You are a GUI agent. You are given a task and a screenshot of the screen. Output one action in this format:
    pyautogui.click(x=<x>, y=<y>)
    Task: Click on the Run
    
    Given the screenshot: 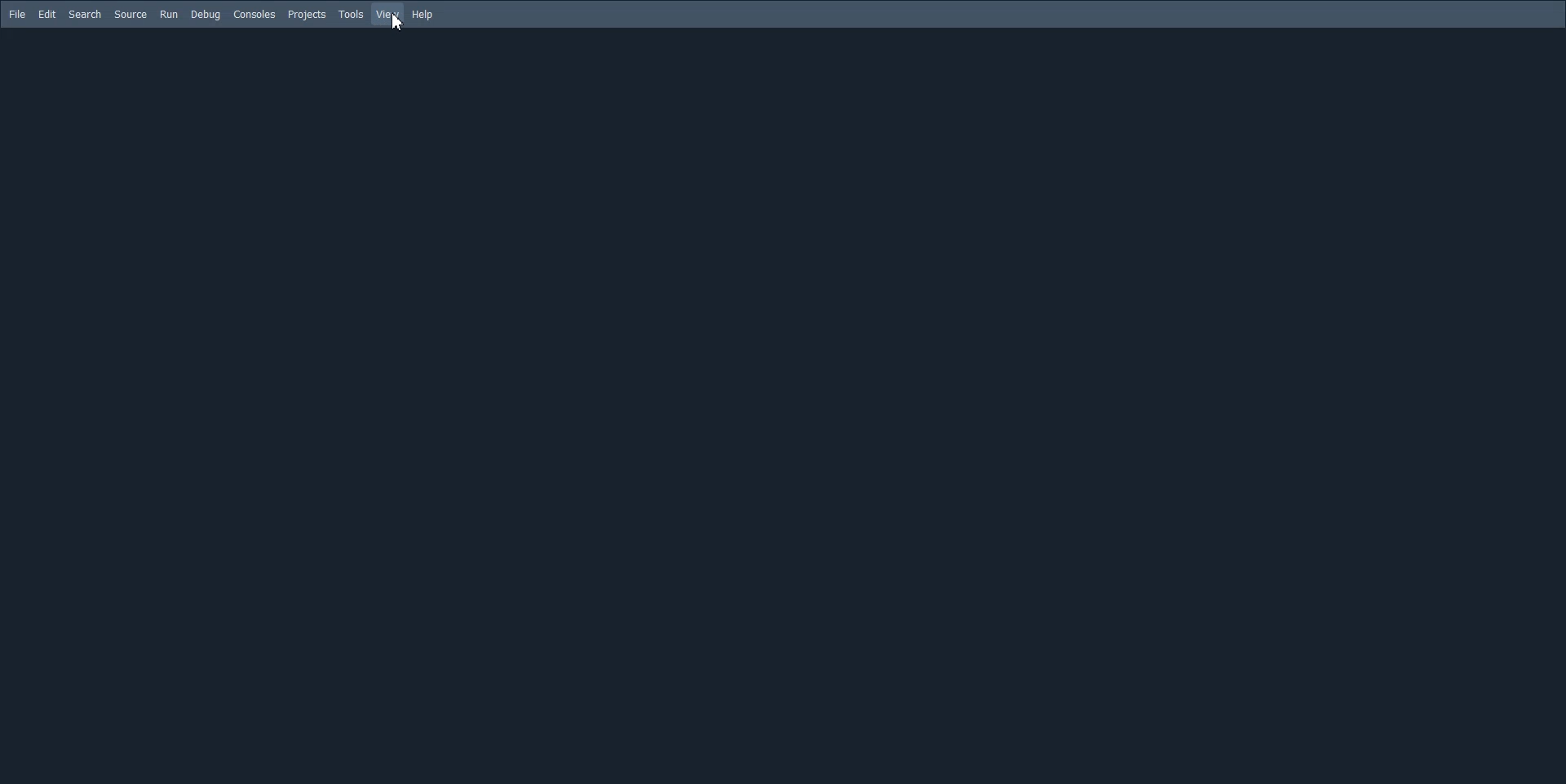 What is the action you would take?
    pyautogui.click(x=168, y=15)
    